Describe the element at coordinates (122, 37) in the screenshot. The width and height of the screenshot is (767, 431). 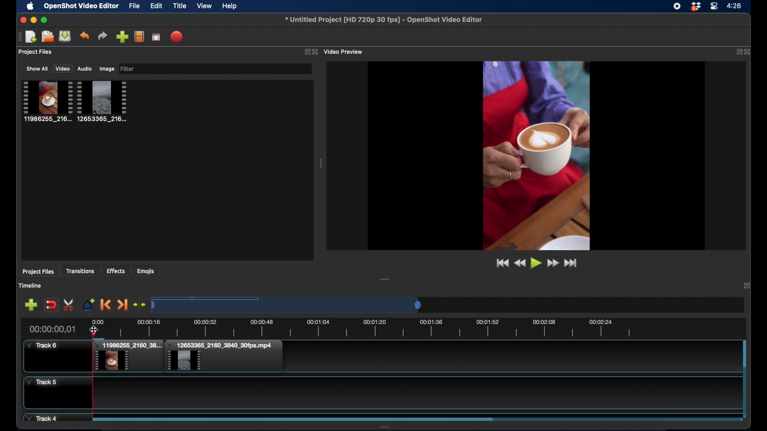
I see `import files` at that location.